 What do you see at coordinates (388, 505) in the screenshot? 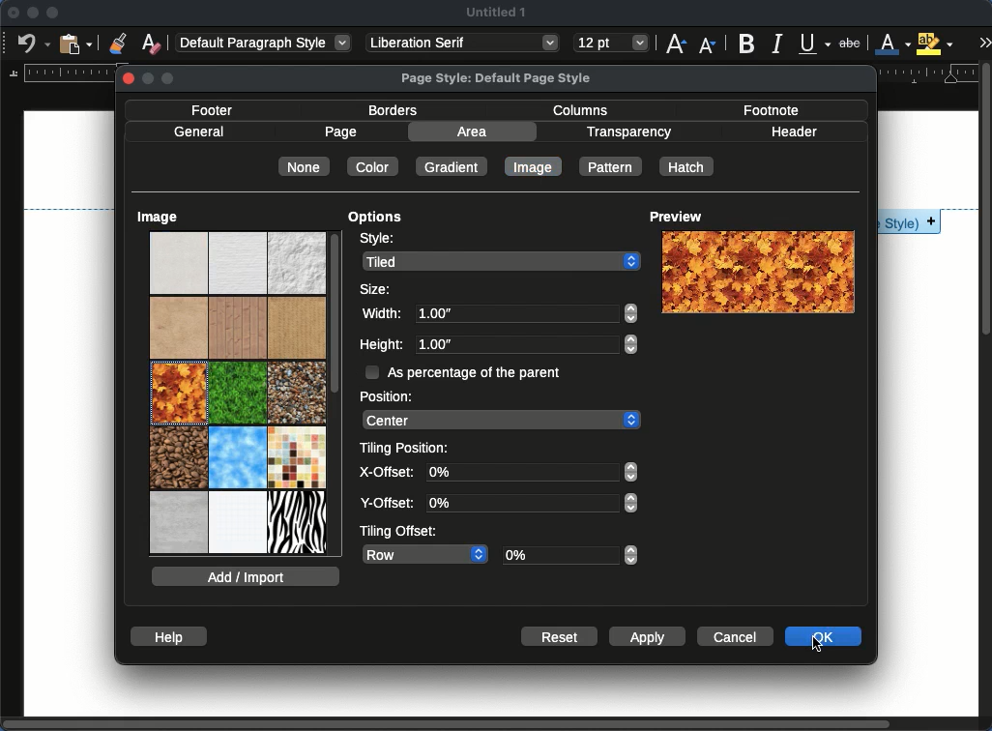
I see `y-offset:` at bounding box center [388, 505].